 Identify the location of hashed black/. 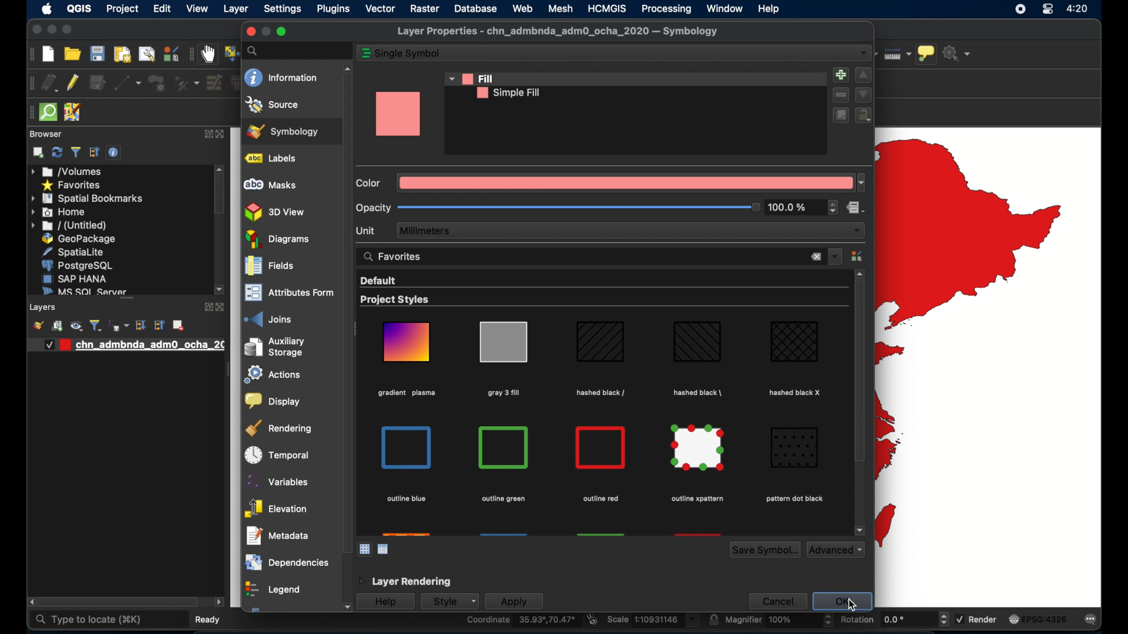
(601, 393).